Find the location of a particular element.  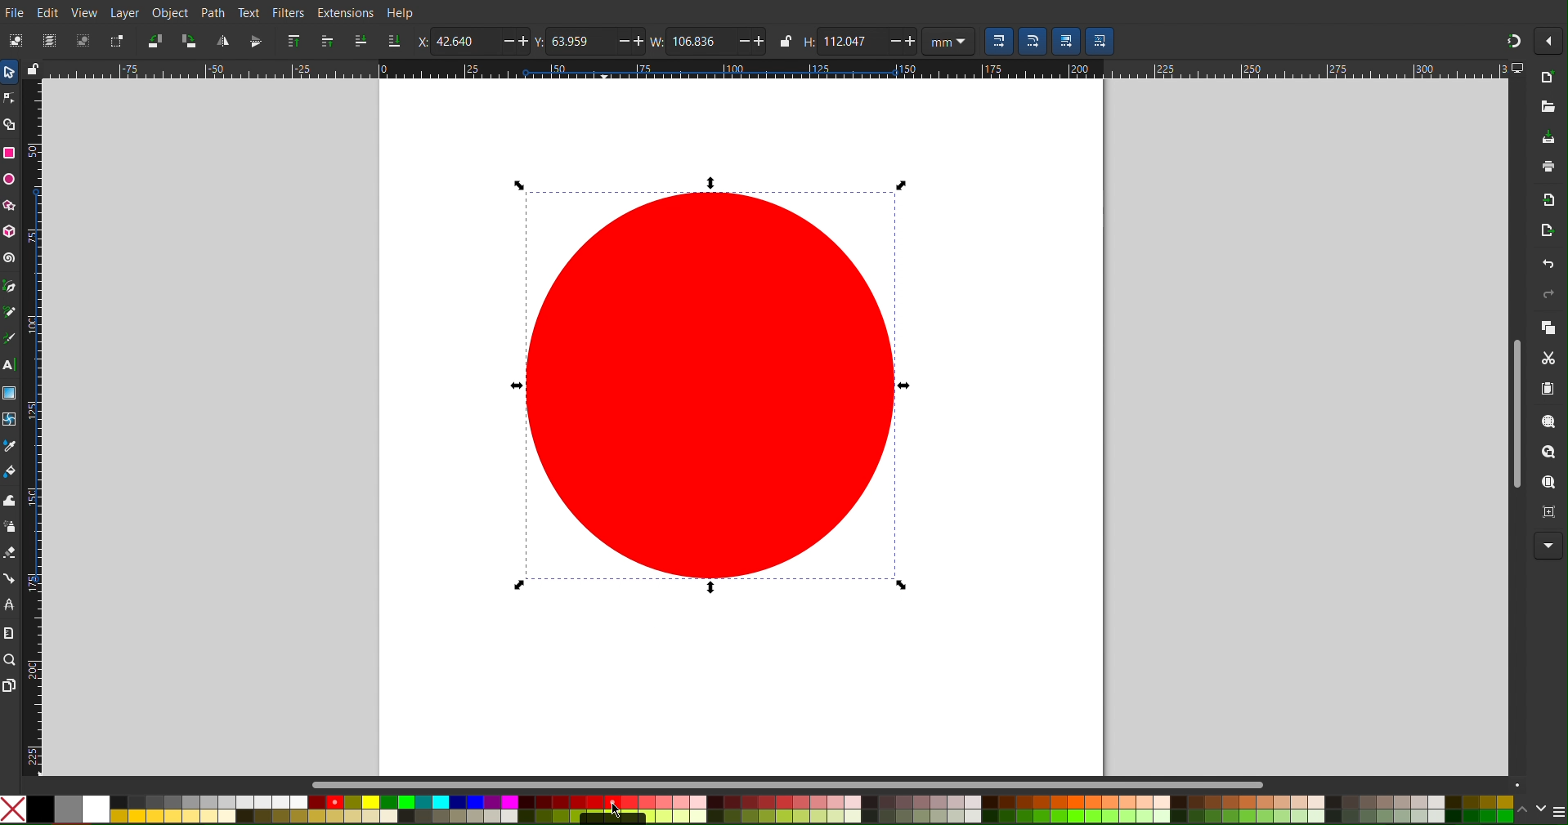

Mirror Vertically is located at coordinates (224, 41).